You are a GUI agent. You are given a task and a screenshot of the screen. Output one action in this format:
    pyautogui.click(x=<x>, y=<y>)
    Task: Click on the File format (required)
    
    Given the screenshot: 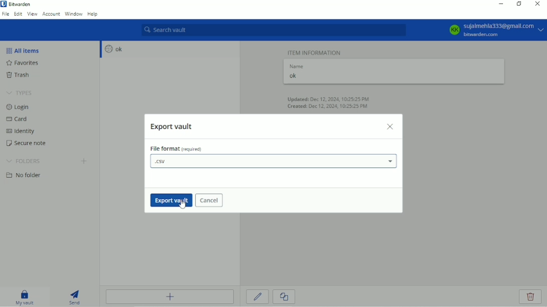 What is the action you would take?
    pyautogui.click(x=177, y=149)
    